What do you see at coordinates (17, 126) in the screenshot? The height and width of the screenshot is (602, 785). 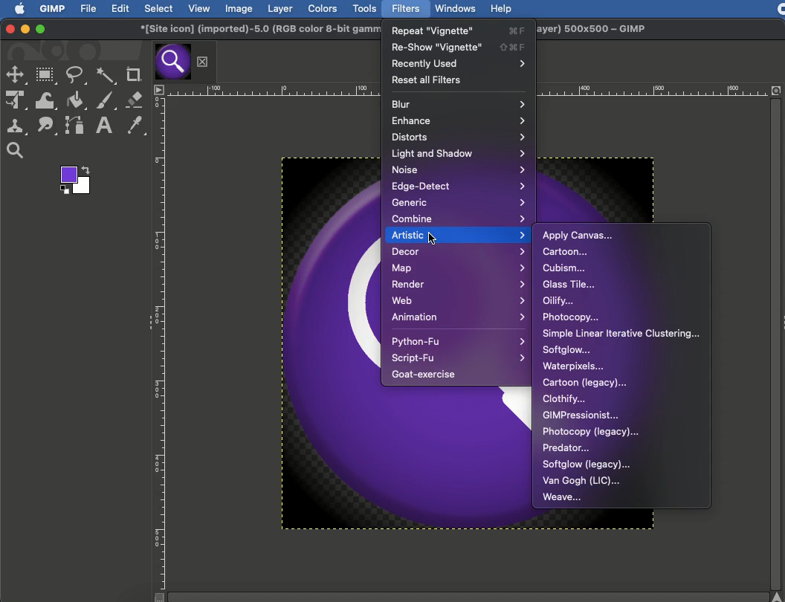 I see `Clone` at bounding box center [17, 126].